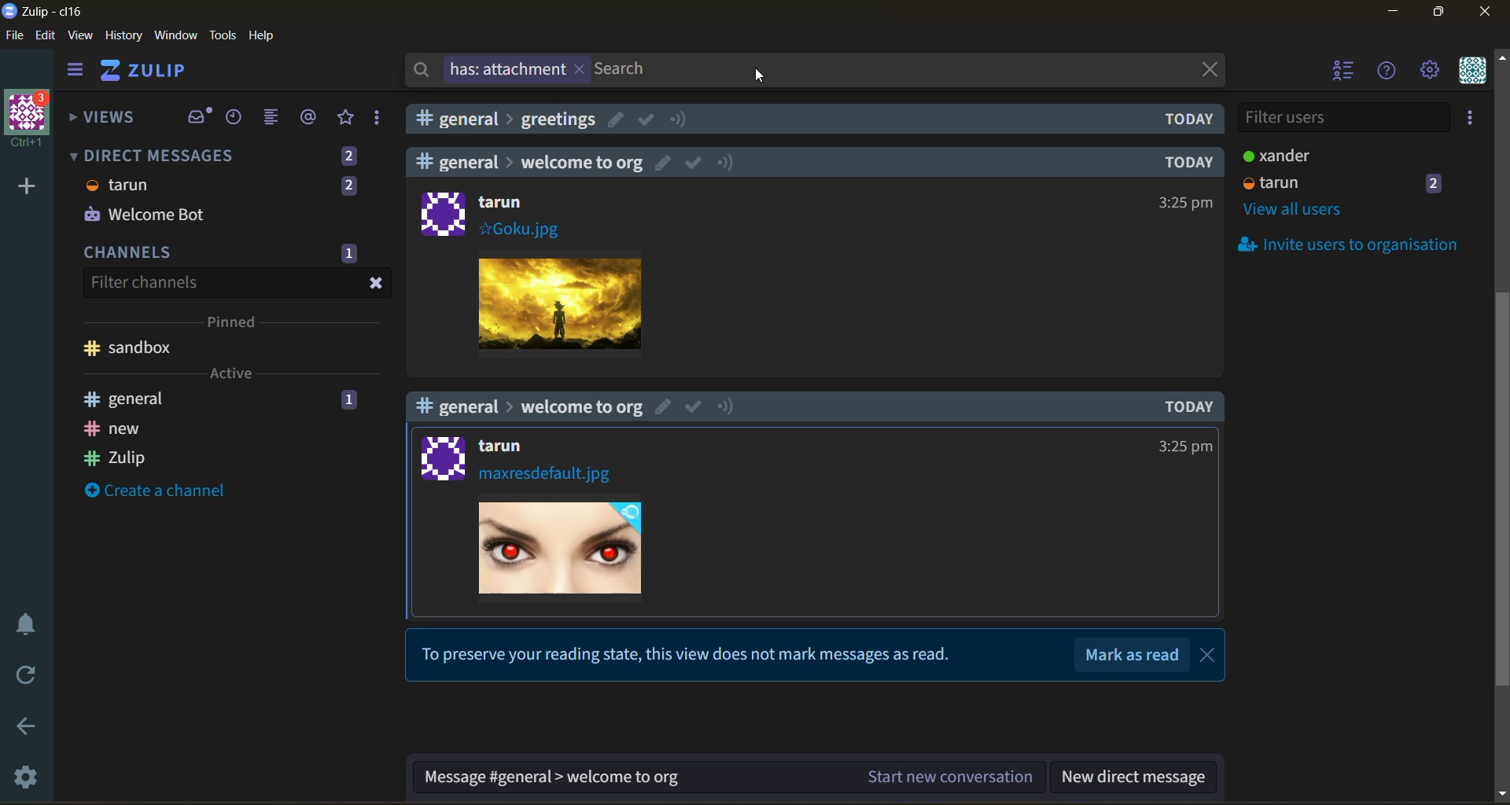 The height and width of the screenshot is (805, 1510). I want to click on 3:25pm, so click(1184, 446).